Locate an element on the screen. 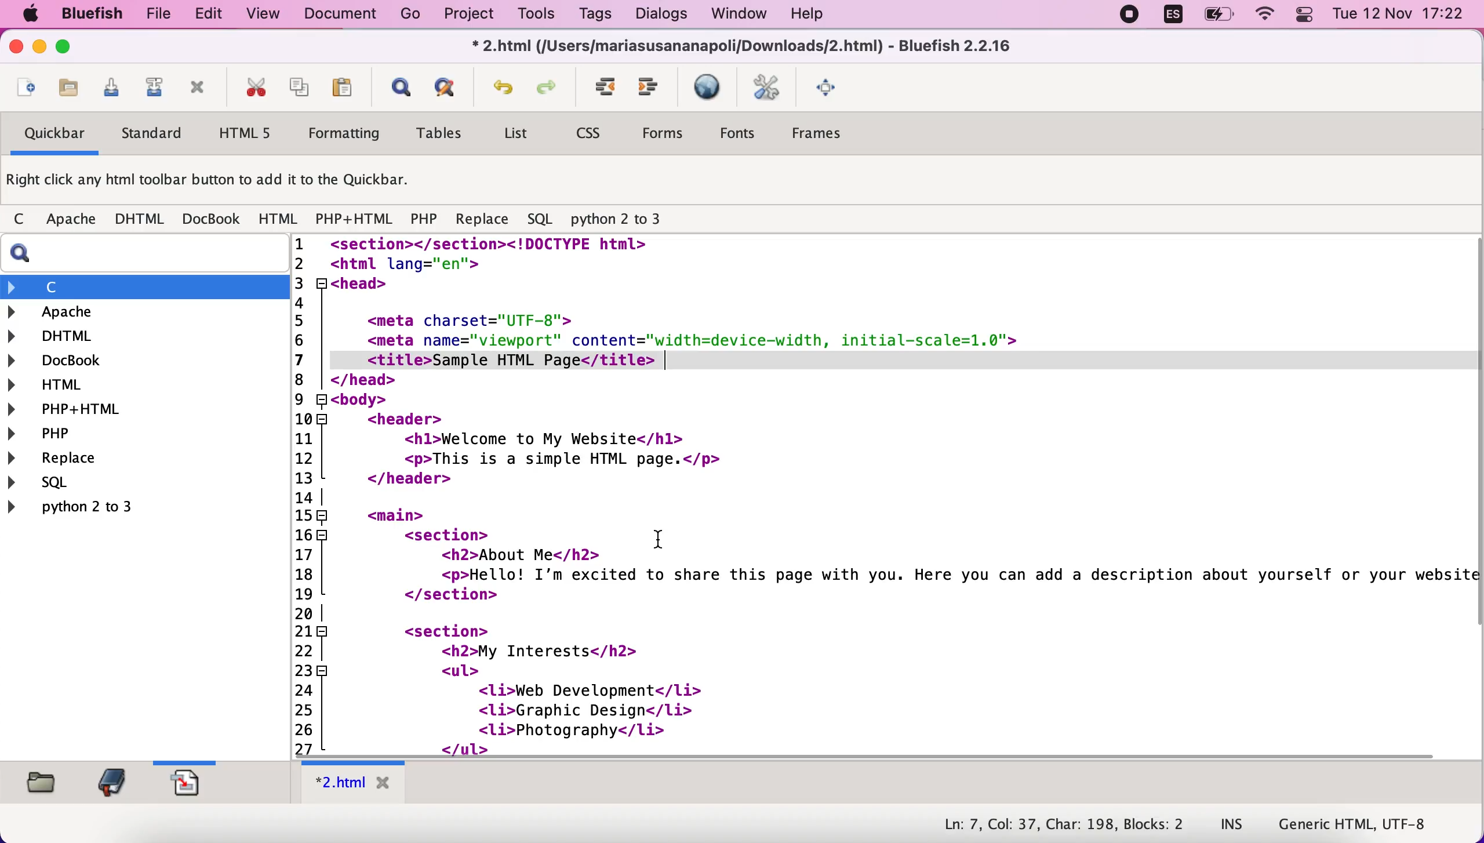 The width and height of the screenshot is (1484, 843). generic html, UTF-8 is located at coordinates (1359, 825).